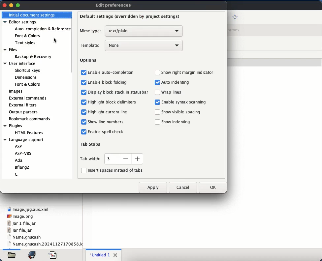 The height and width of the screenshot is (261, 322). What do you see at coordinates (182, 113) in the screenshot?
I see `‘Show visible spacing` at bounding box center [182, 113].